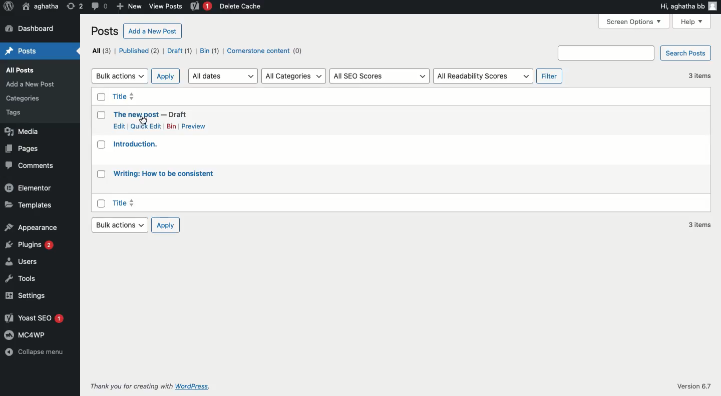 Image resolution: width=721 pixels, height=396 pixels. Describe the element at coordinates (202, 6) in the screenshot. I see `Yoast` at that location.